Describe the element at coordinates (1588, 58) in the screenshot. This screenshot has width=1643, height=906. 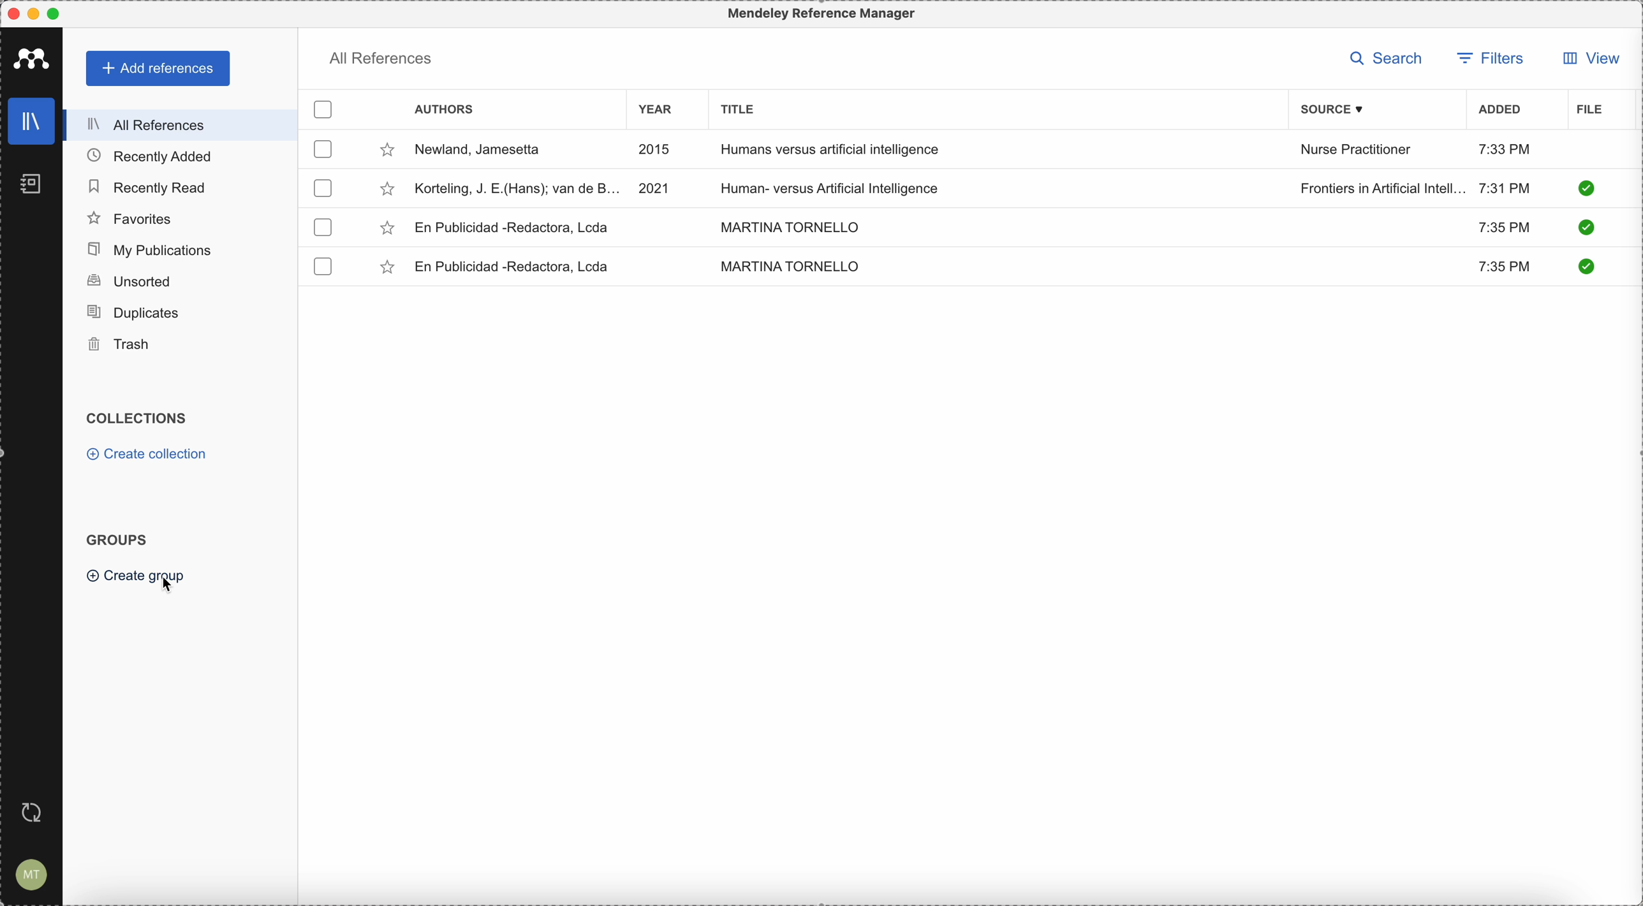
I see `view` at that location.